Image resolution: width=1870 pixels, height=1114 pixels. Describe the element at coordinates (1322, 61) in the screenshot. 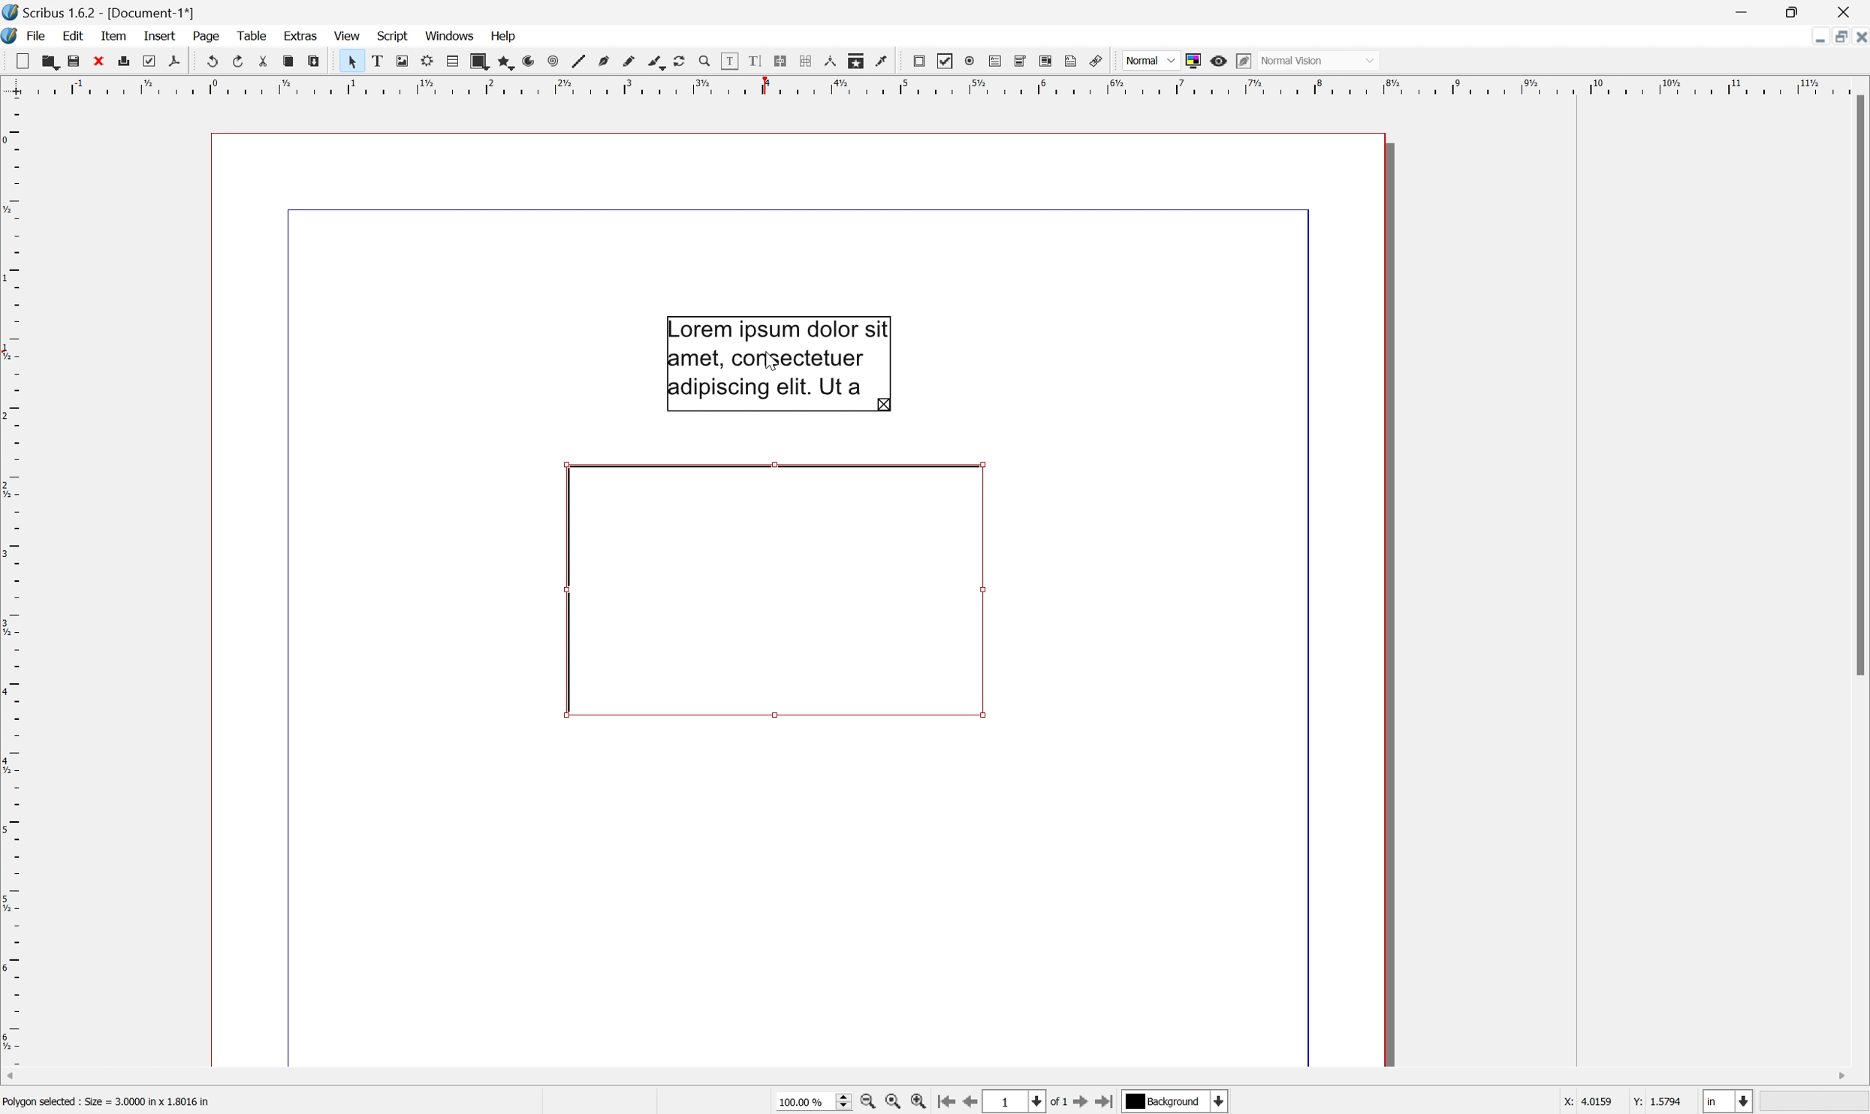

I see `Normal mode` at that location.